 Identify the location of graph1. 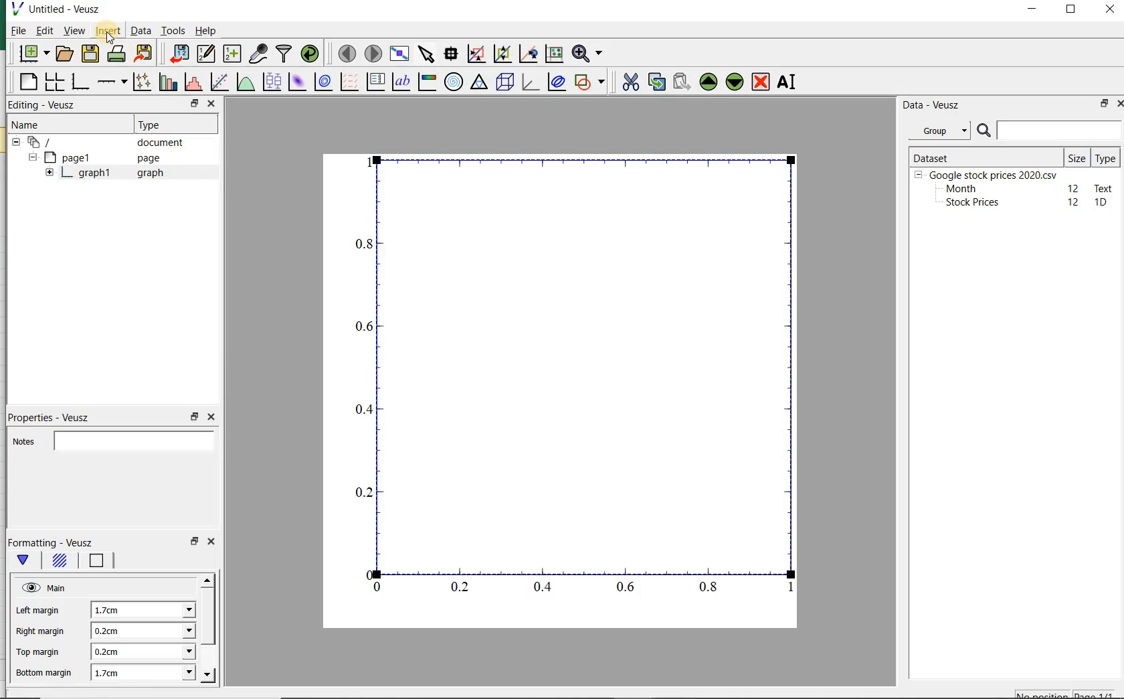
(102, 174).